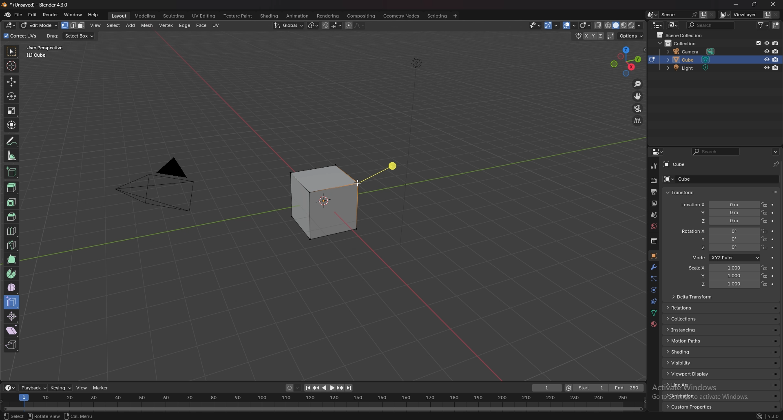 This screenshot has width=783, height=420. Describe the element at coordinates (717, 152) in the screenshot. I see `search` at that location.